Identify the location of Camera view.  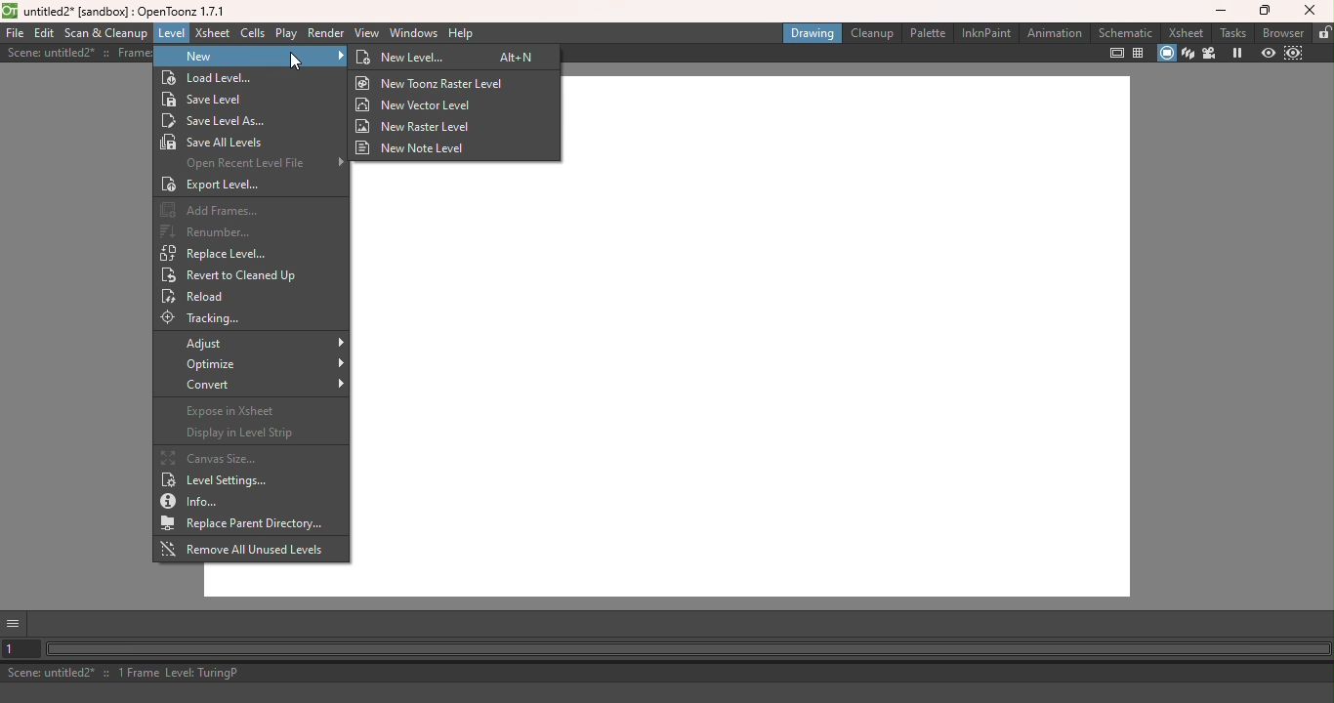
(1212, 54).